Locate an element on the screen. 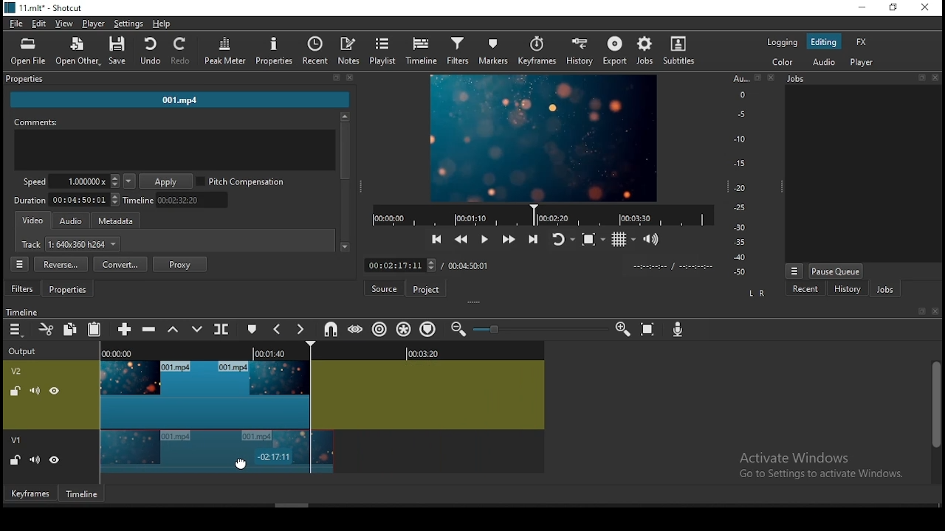  open other is located at coordinates (74, 49).